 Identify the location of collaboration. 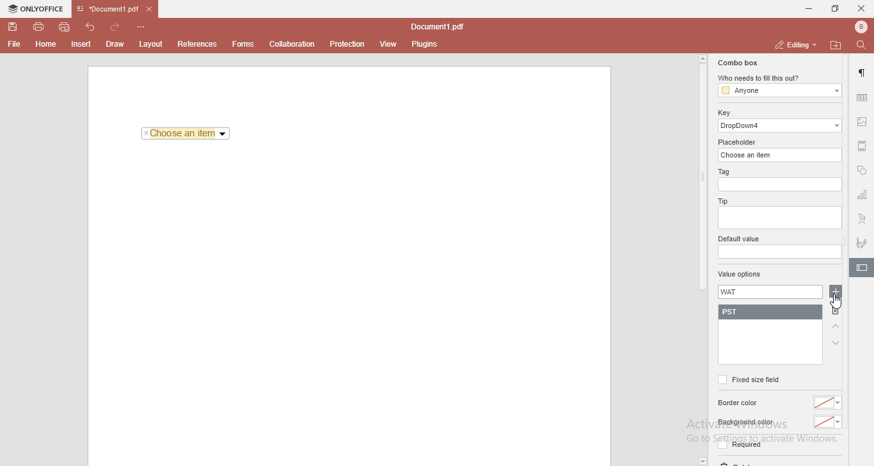
(295, 43).